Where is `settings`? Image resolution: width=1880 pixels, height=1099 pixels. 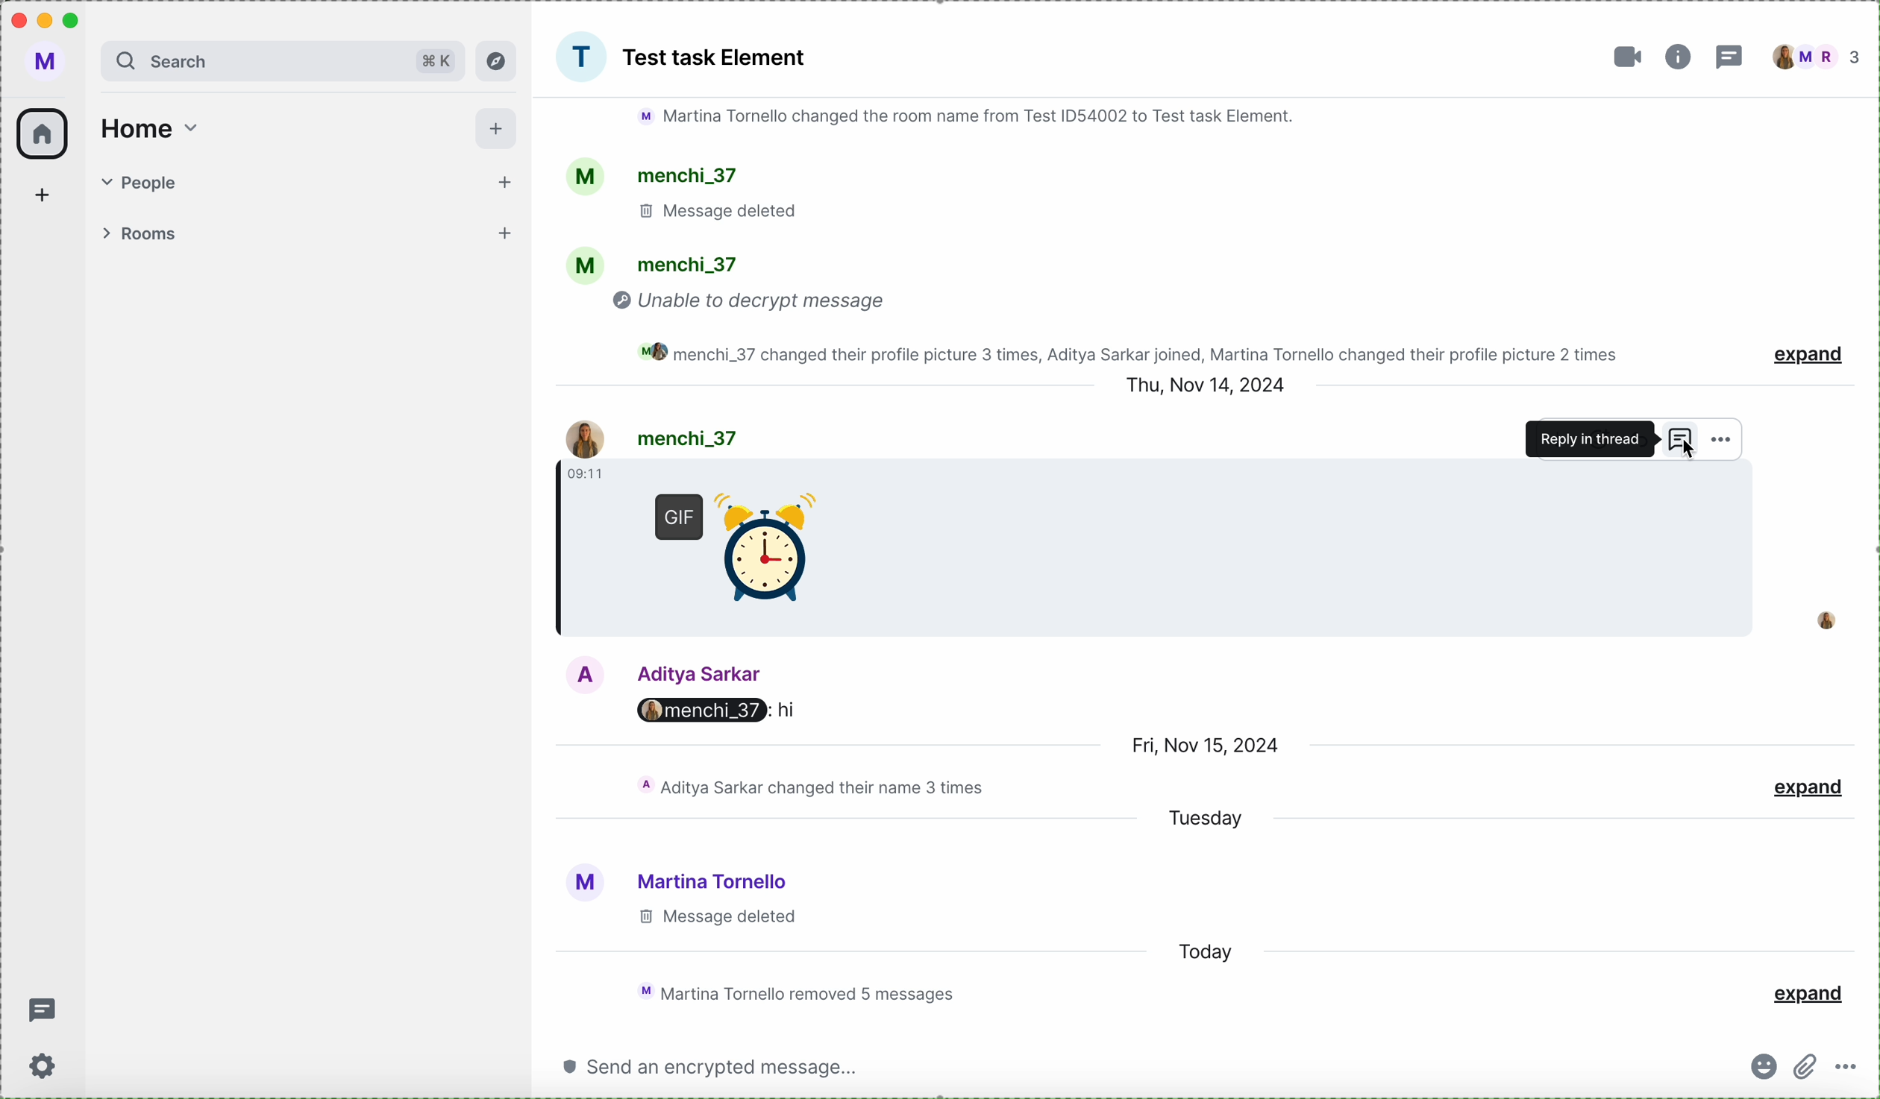 settings is located at coordinates (46, 1068).